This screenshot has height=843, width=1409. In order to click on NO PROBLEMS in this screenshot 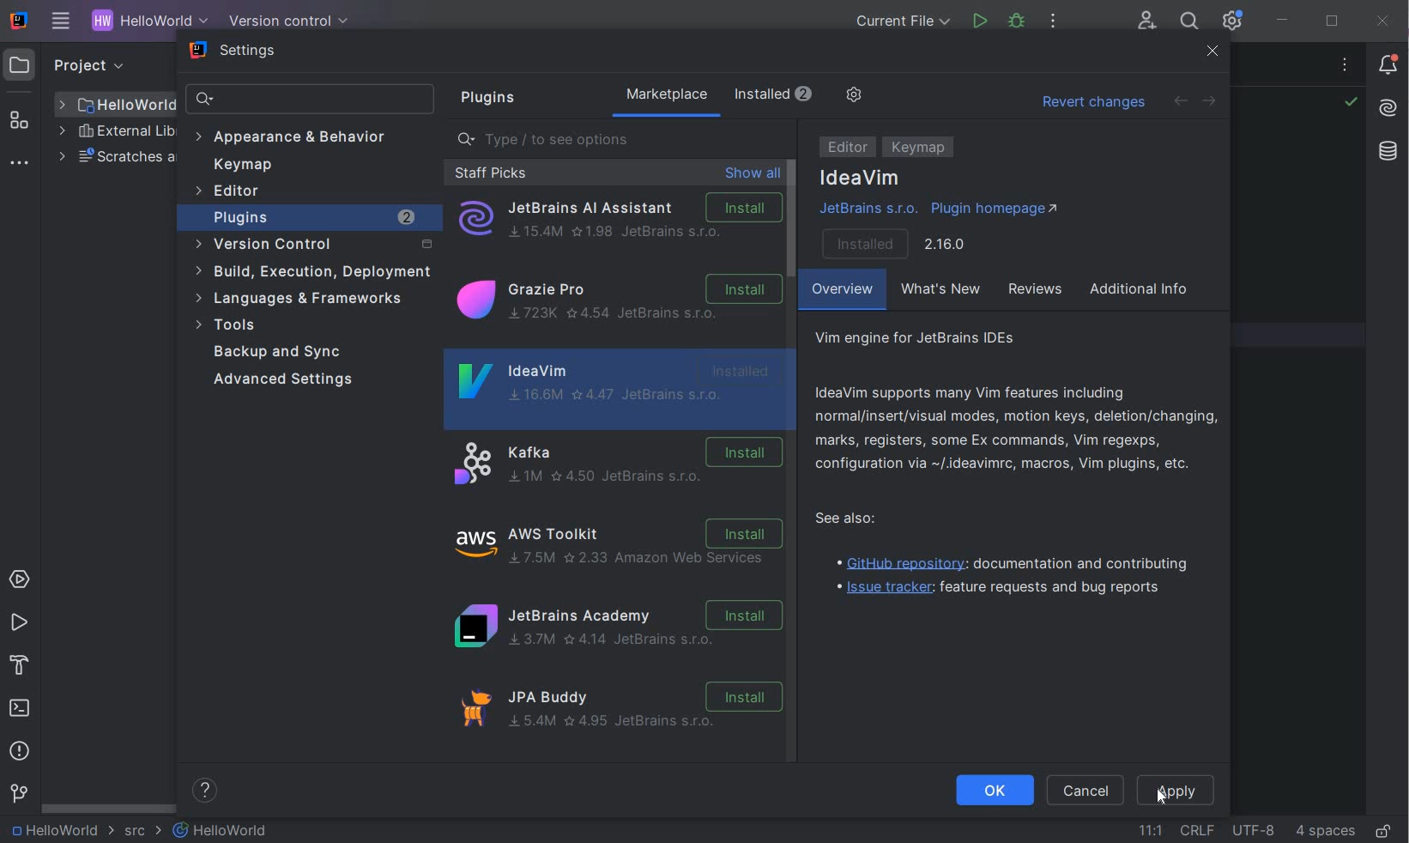, I will do `click(1350, 104)`.